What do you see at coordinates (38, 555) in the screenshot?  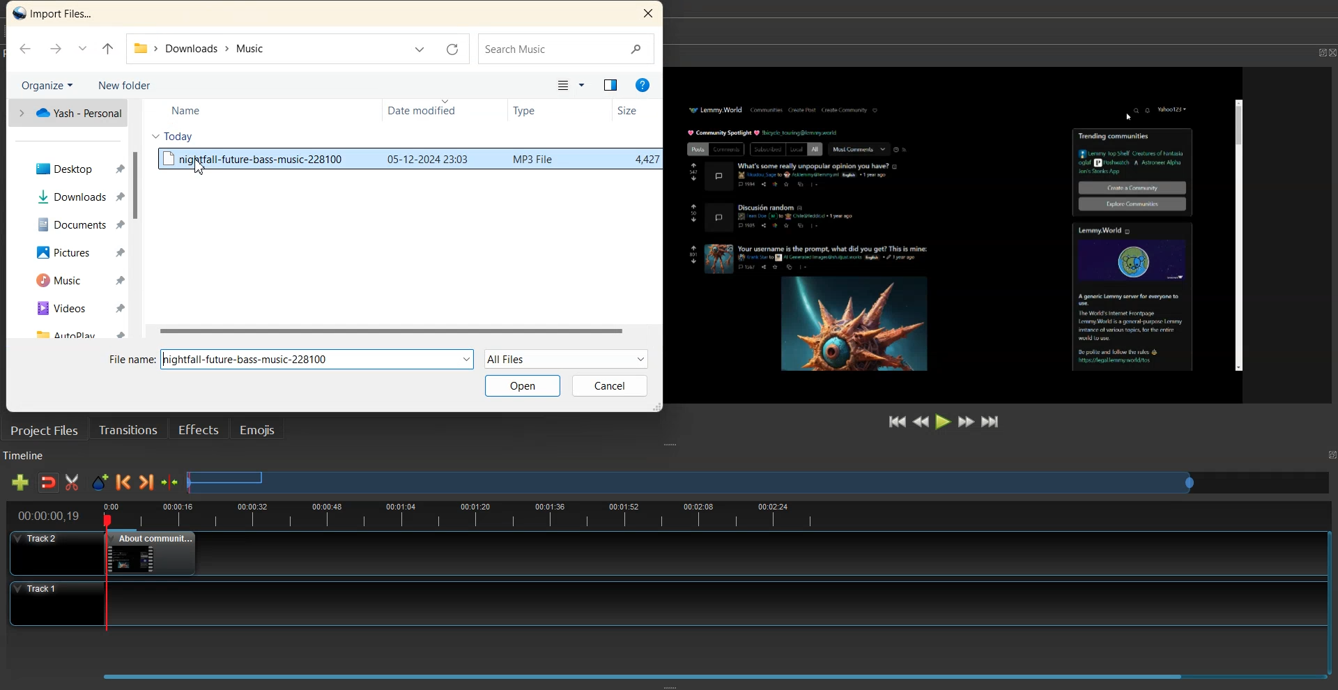 I see `Track 2` at bounding box center [38, 555].